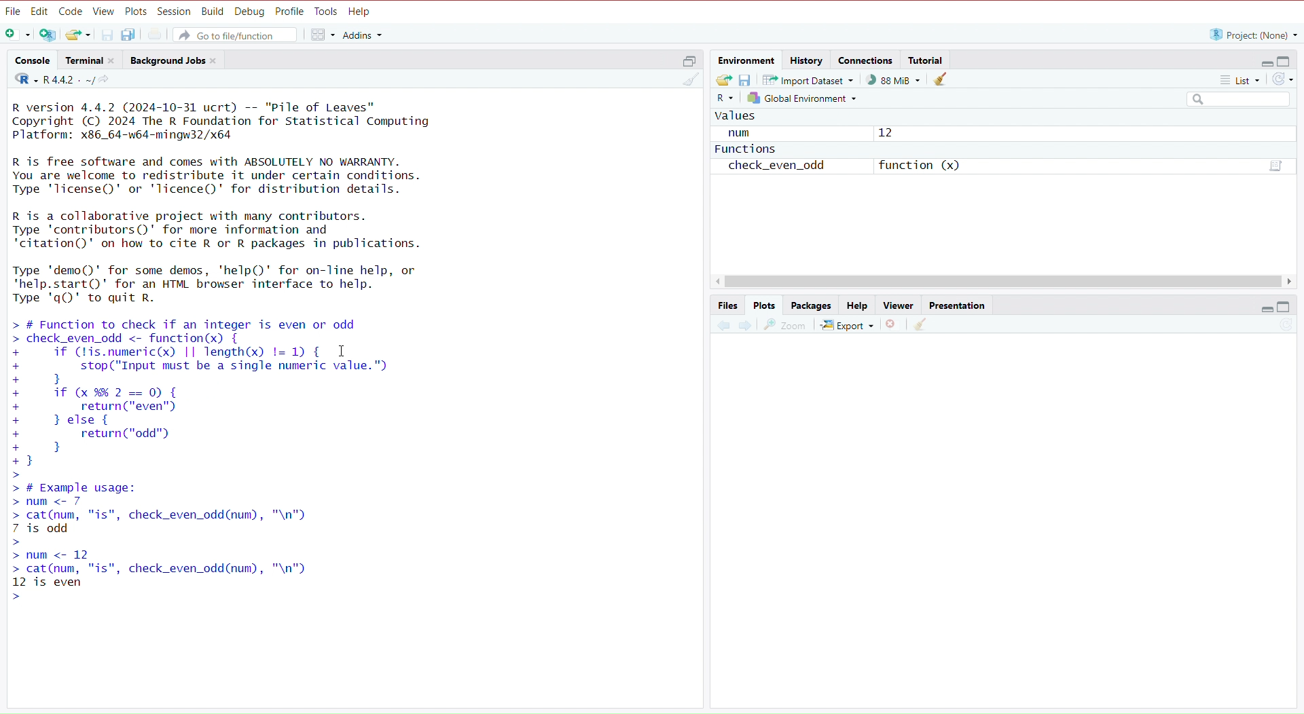 This screenshot has width=1304, height=714. What do you see at coordinates (16, 35) in the screenshot?
I see `new script` at bounding box center [16, 35].